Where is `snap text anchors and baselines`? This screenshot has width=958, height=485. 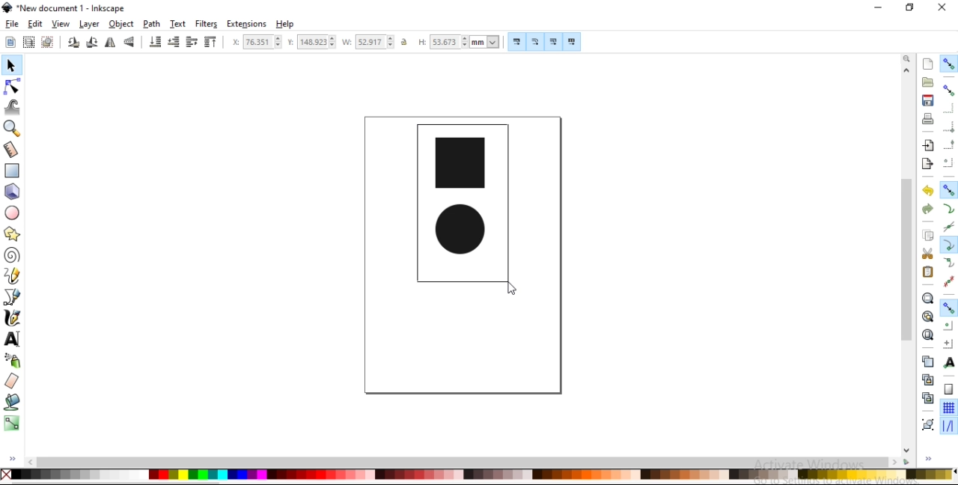
snap text anchors and baselines is located at coordinates (949, 362).